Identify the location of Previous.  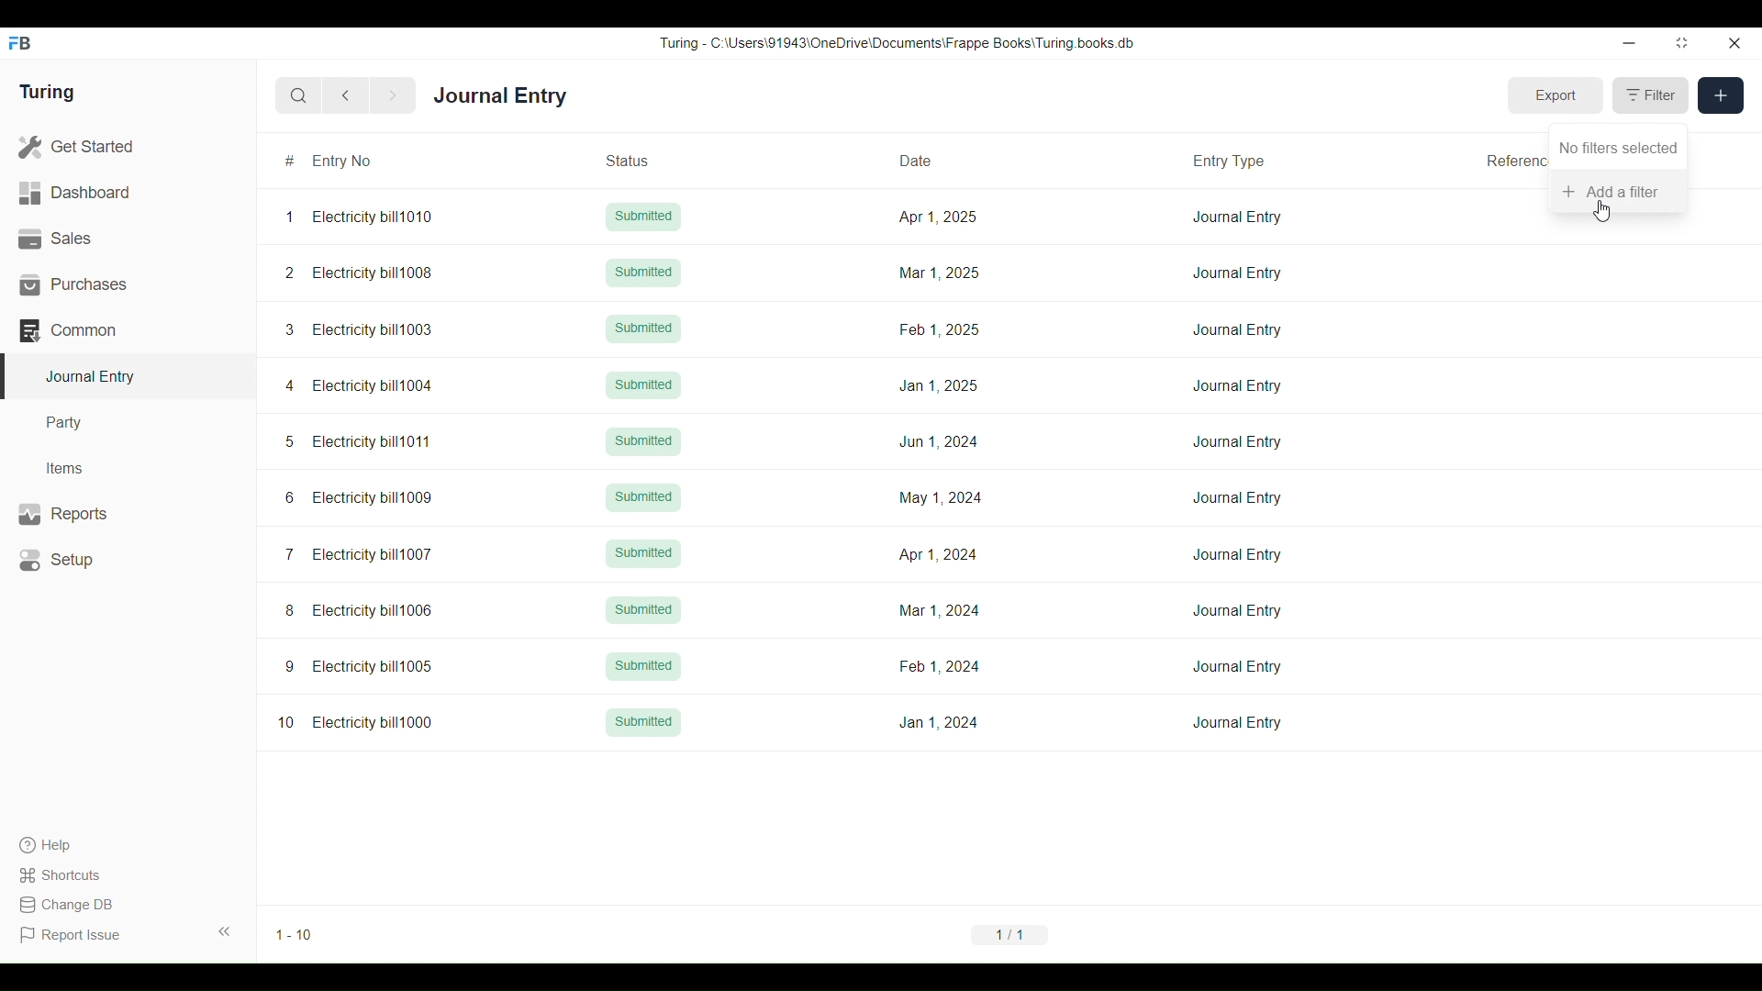
(346, 95).